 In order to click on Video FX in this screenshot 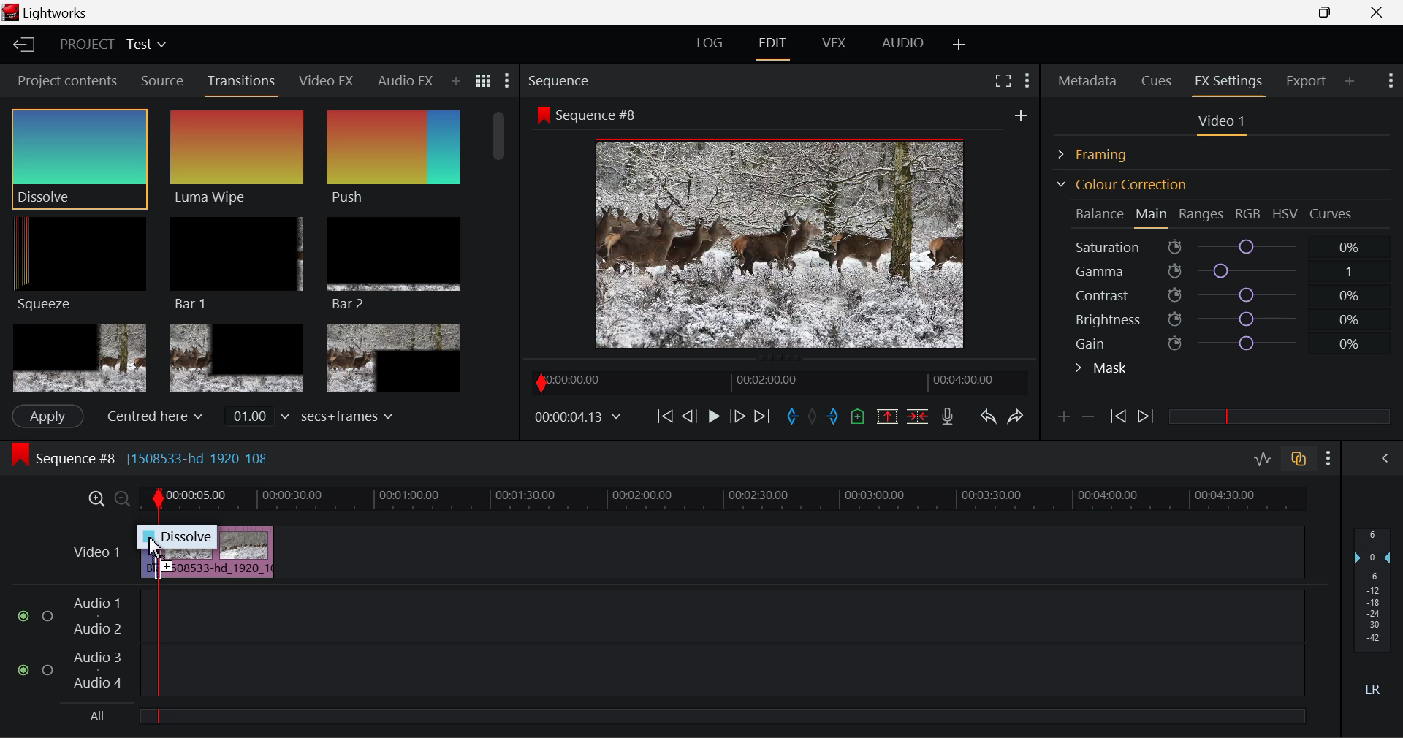, I will do `click(322, 80)`.